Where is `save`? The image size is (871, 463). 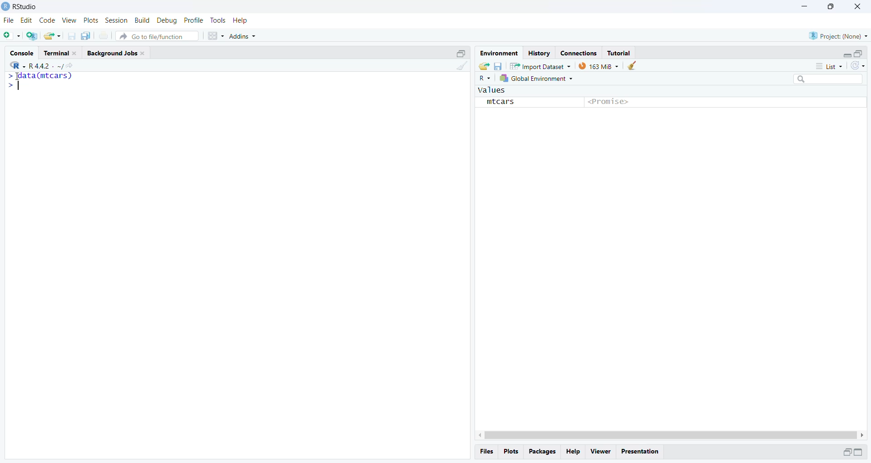
save is located at coordinates (71, 36).